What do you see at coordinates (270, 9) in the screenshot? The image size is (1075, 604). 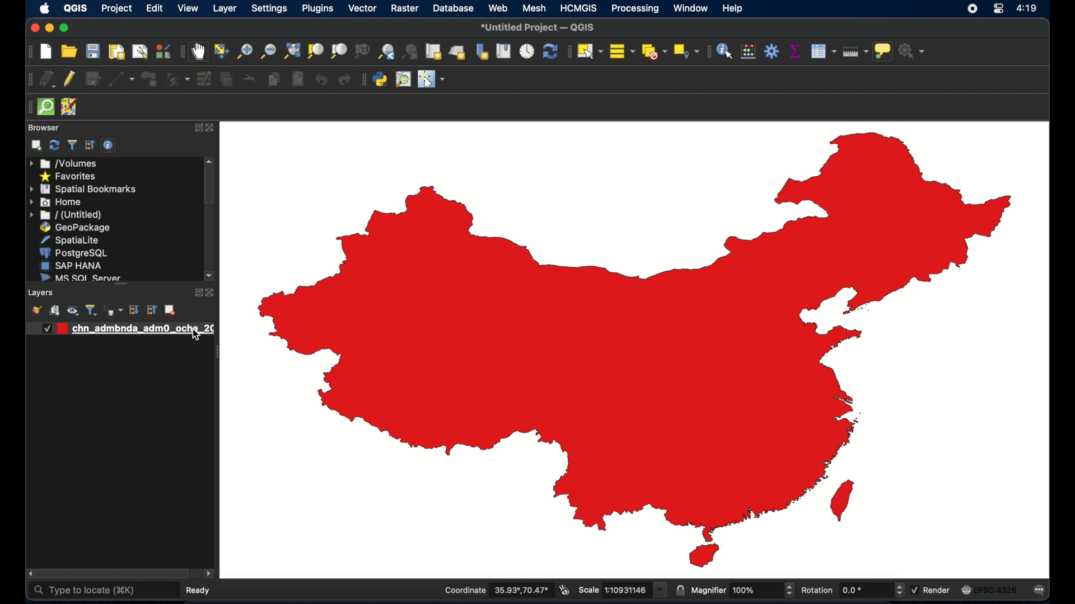 I see `settings` at bounding box center [270, 9].